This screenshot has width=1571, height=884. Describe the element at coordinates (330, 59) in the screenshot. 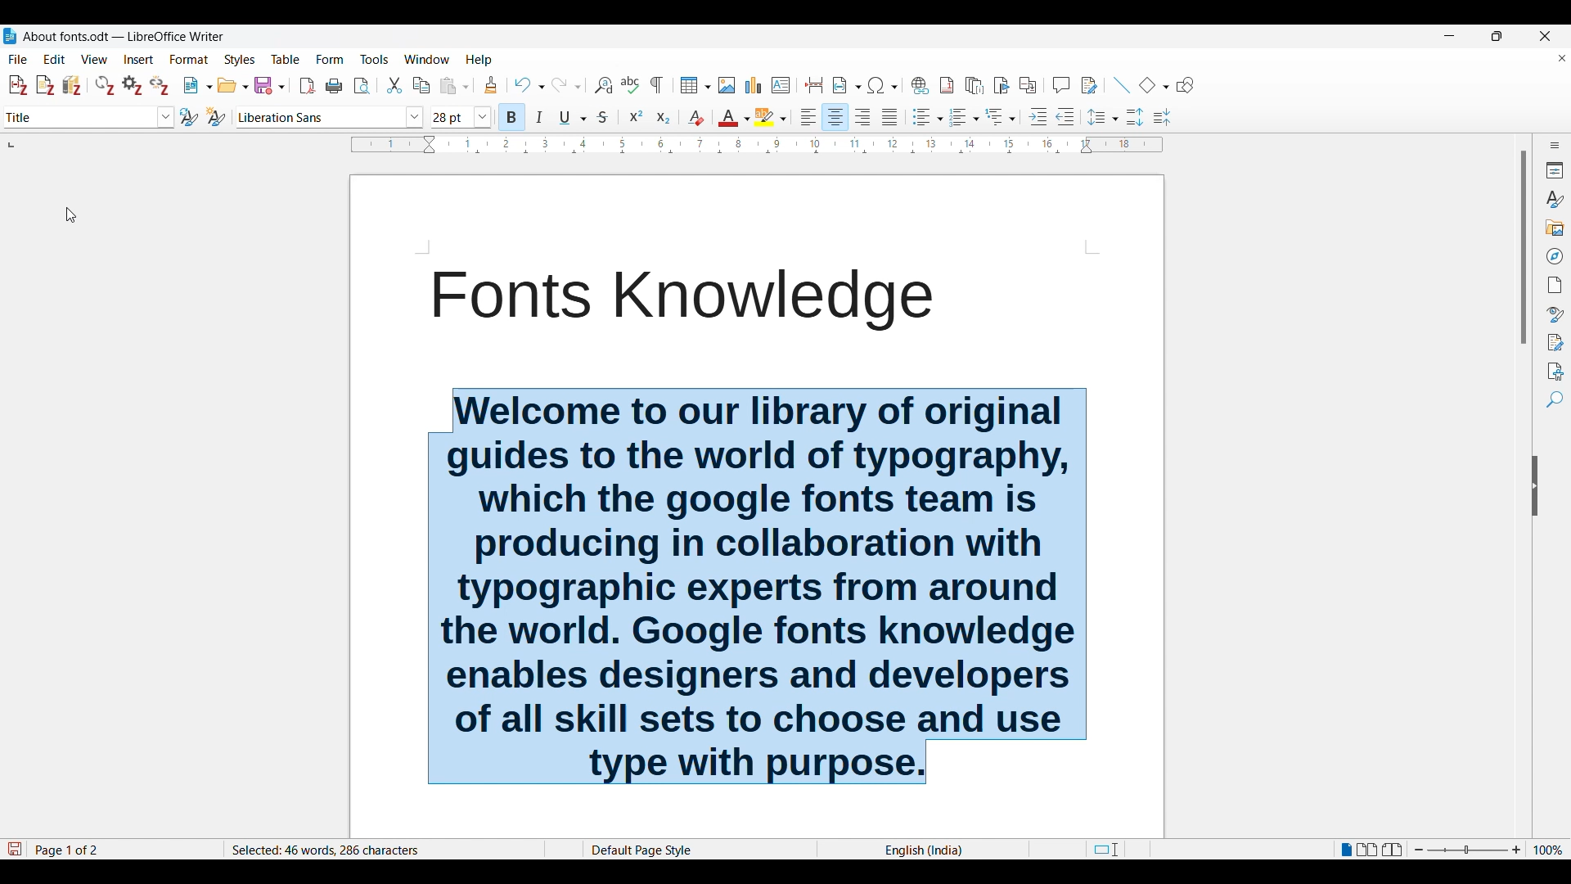

I see `Form menu` at that location.